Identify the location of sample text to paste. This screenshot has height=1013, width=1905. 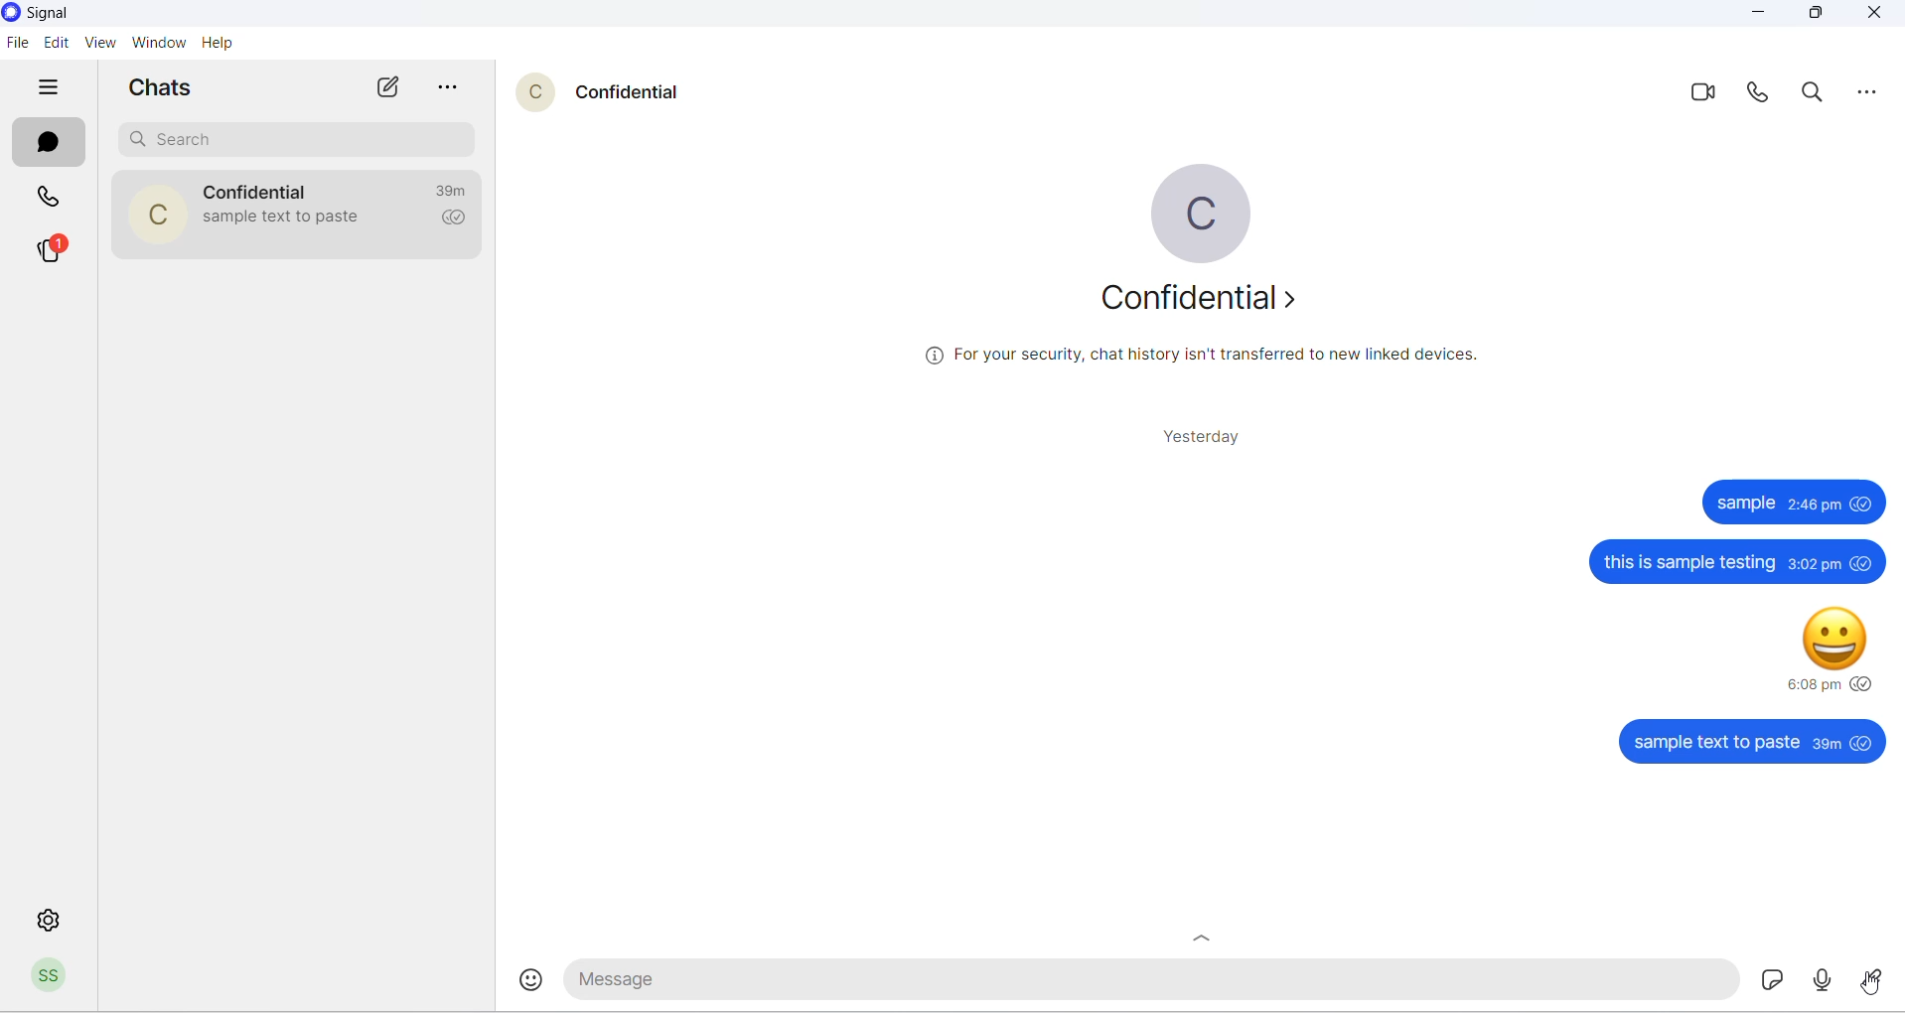
(1715, 744).